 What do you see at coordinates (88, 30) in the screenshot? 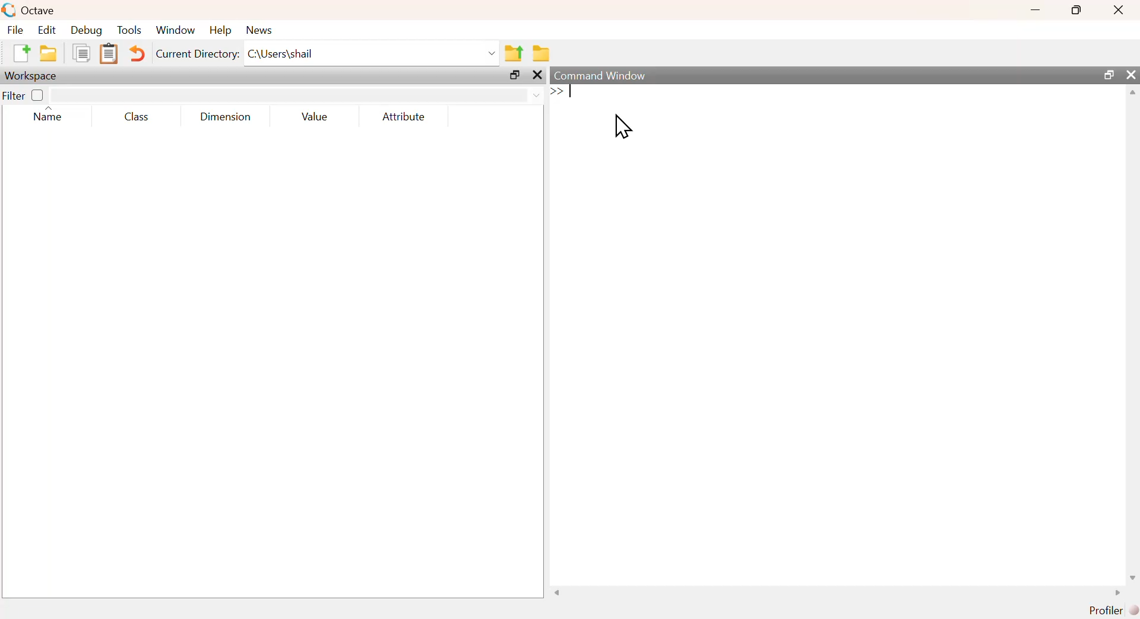
I see `debug` at bounding box center [88, 30].